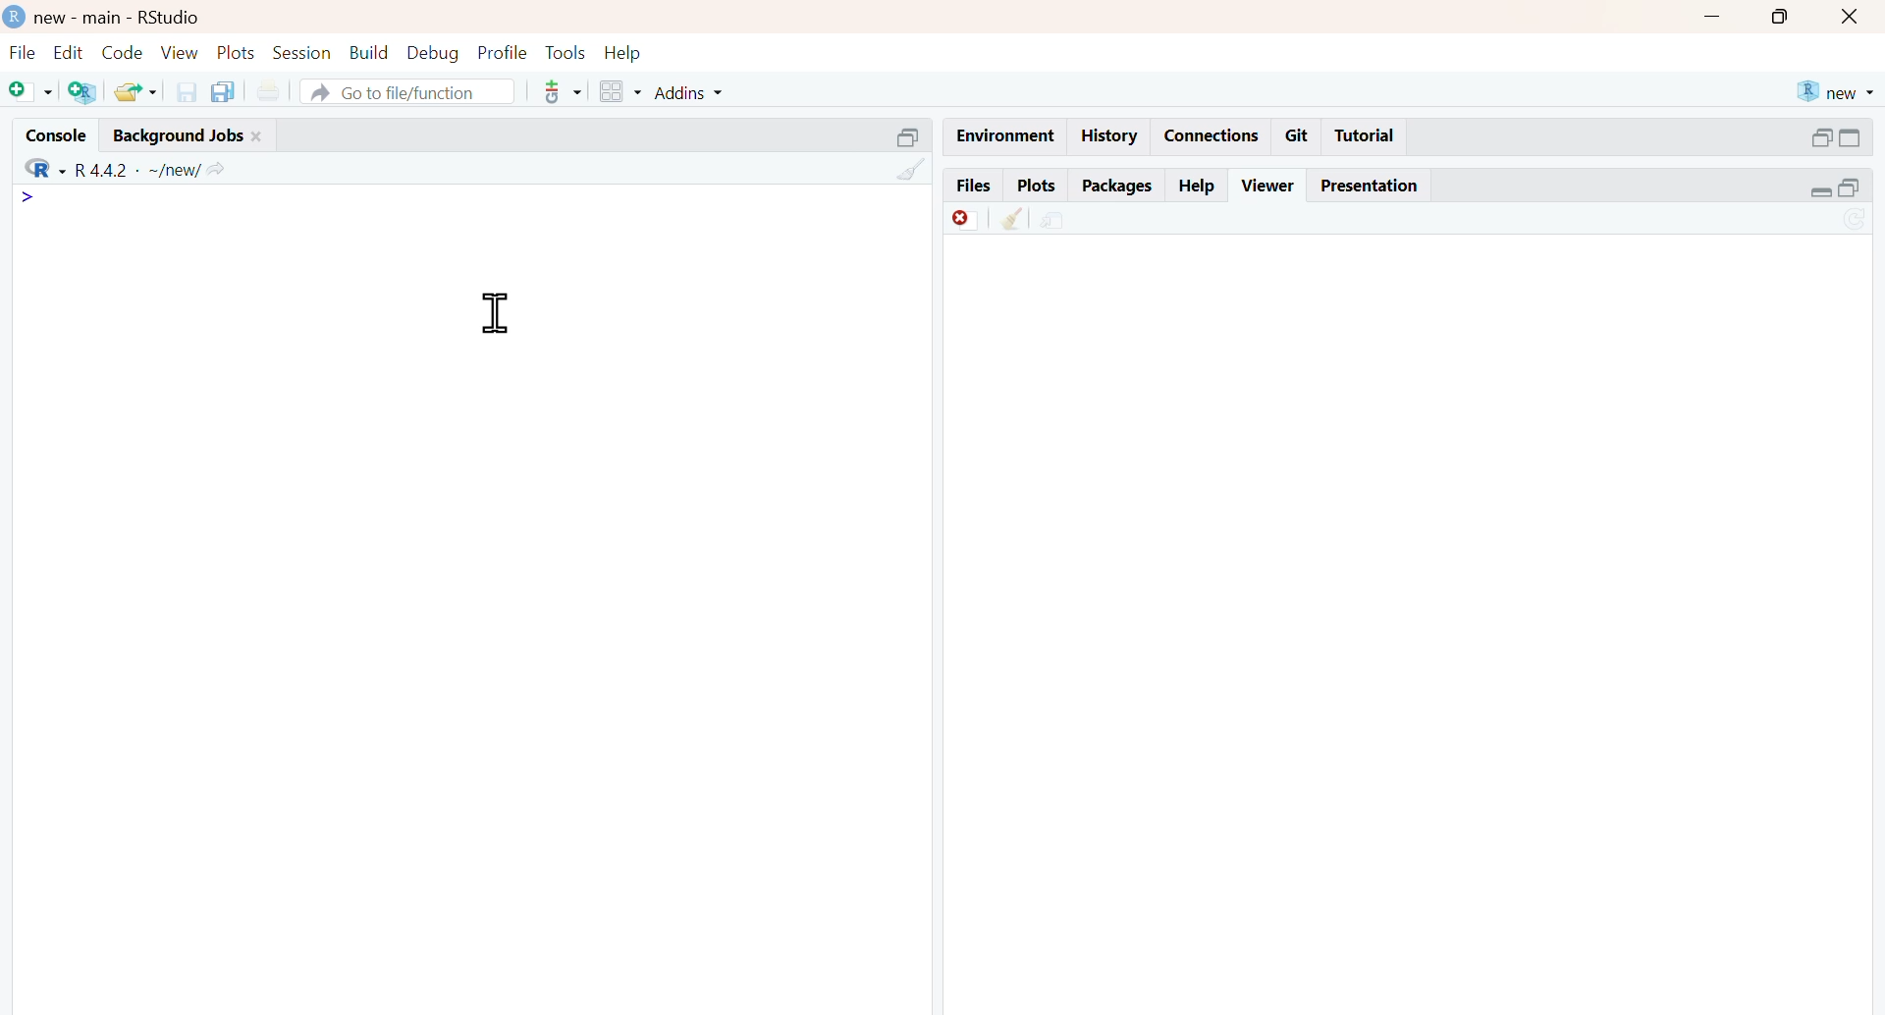 This screenshot has width=1885, height=1015. Describe the element at coordinates (1822, 137) in the screenshot. I see `open in separate window` at that location.